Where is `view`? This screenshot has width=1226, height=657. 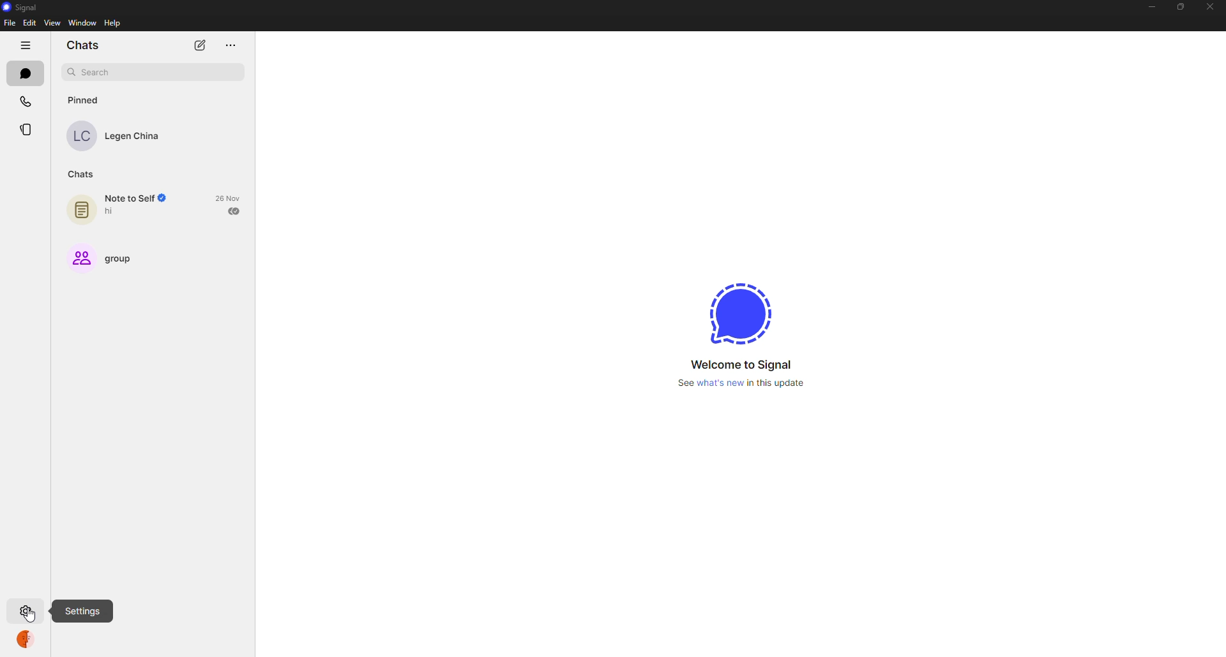 view is located at coordinates (51, 23).